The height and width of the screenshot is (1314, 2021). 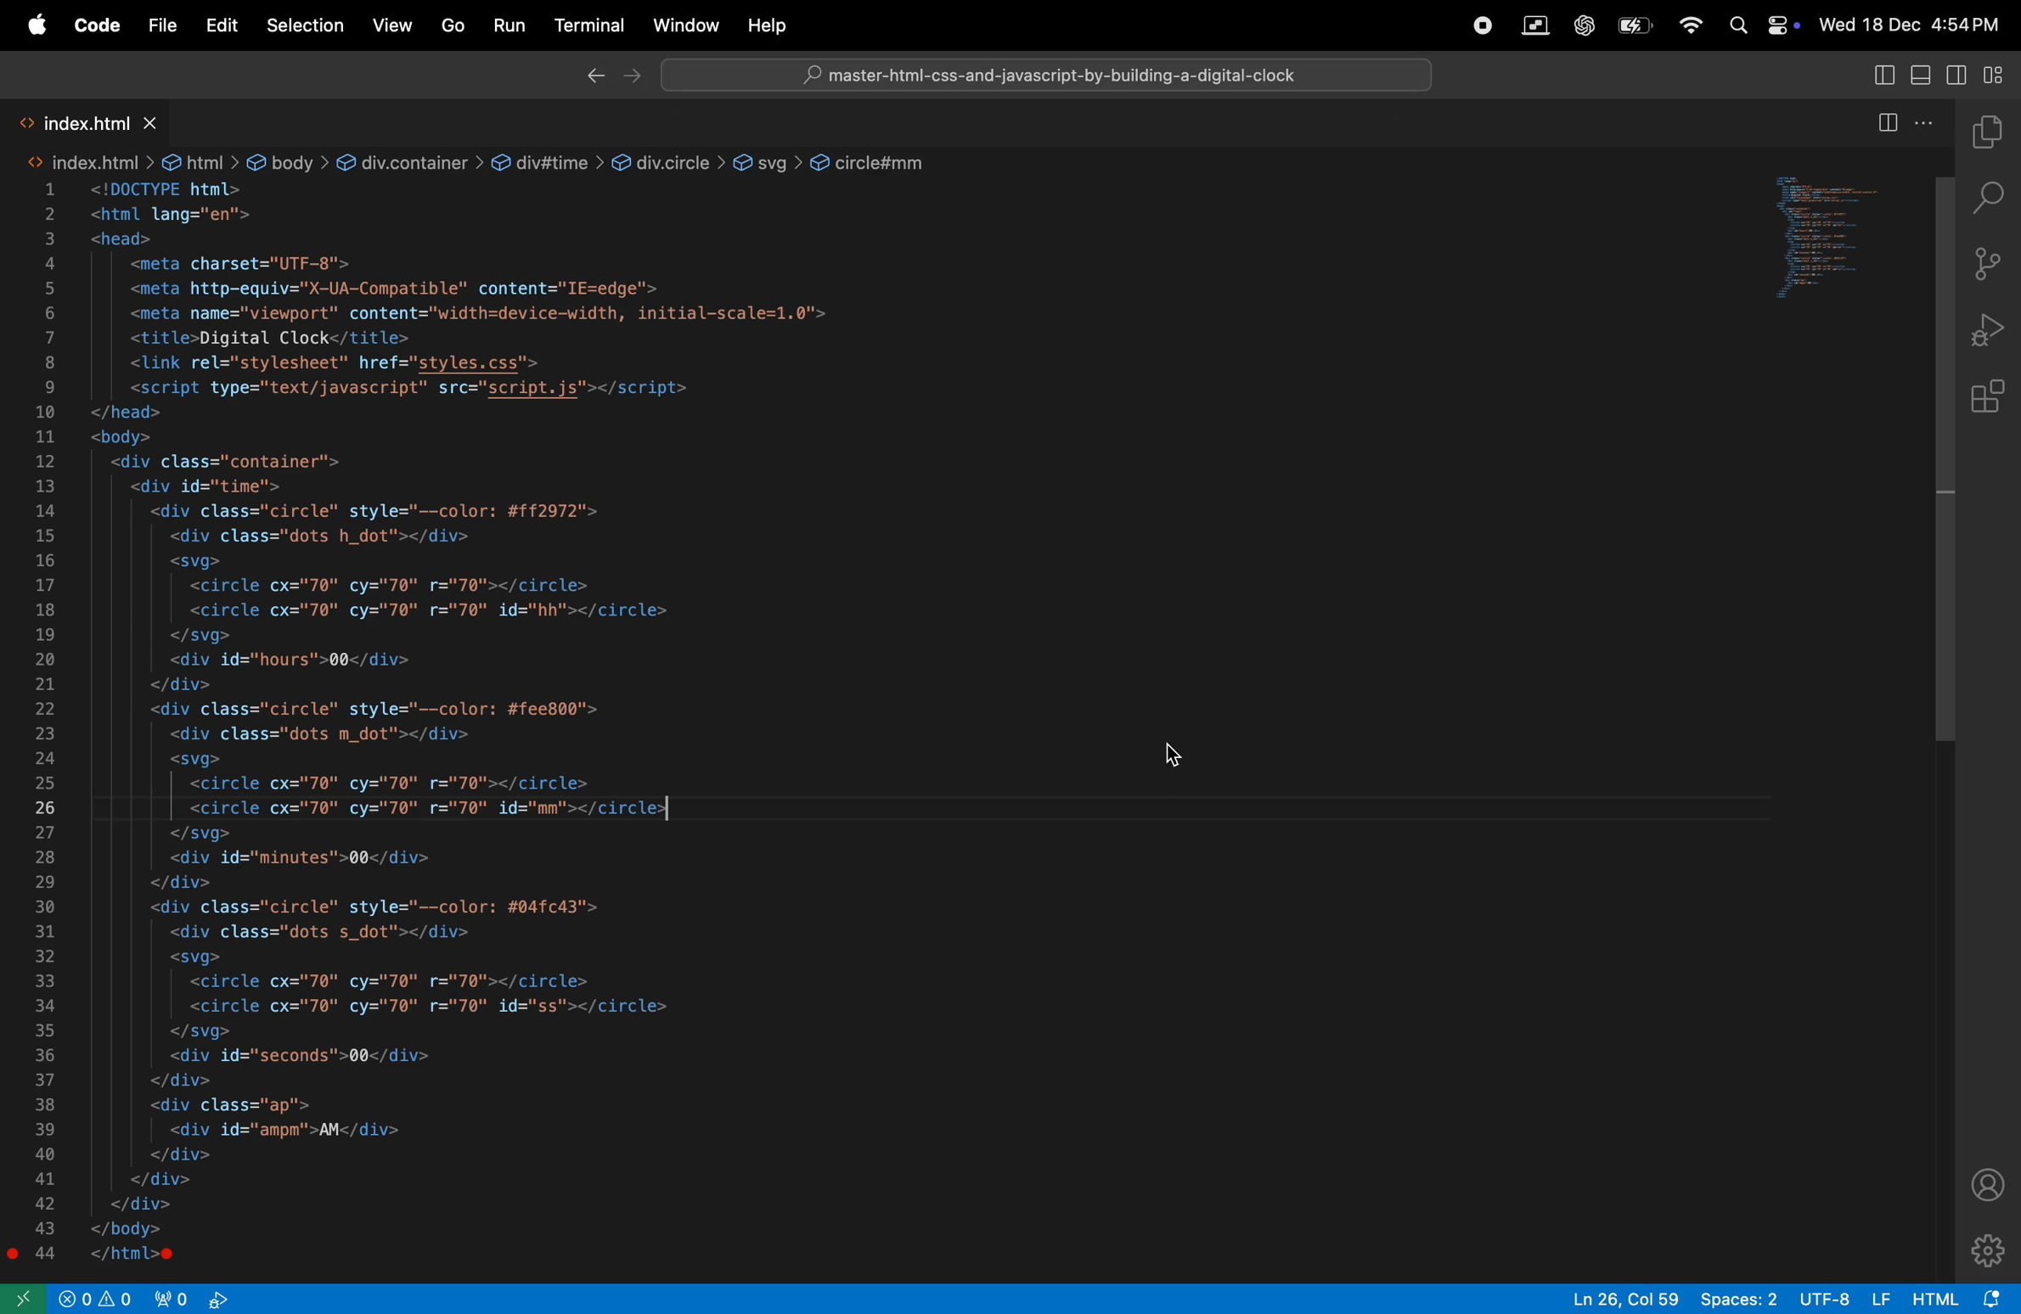 What do you see at coordinates (774, 26) in the screenshot?
I see `Help` at bounding box center [774, 26].